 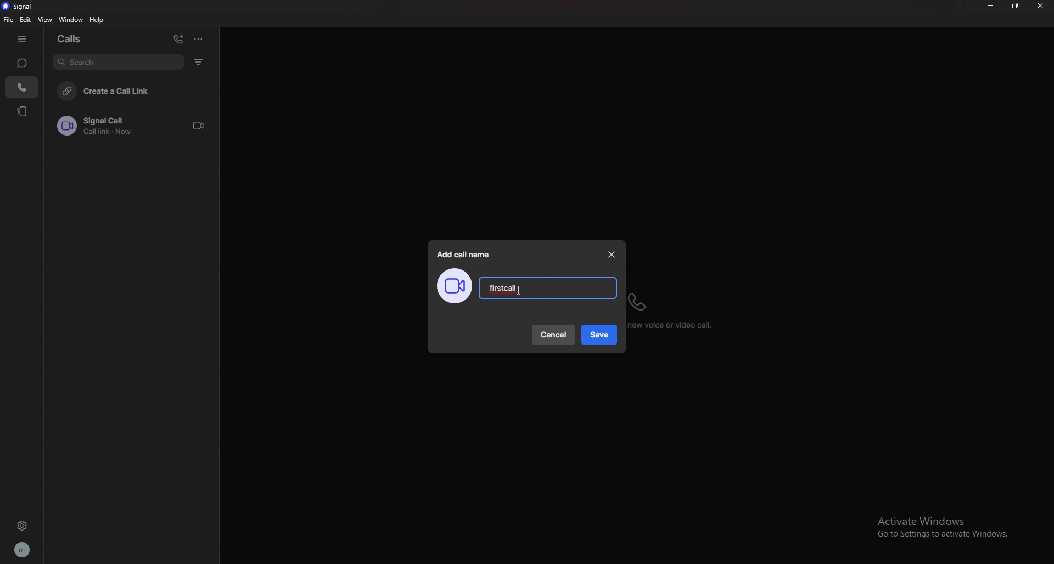 What do you see at coordinates (23, 87) in the screenshot?
I see `calls` at bounding box center [23, 87].